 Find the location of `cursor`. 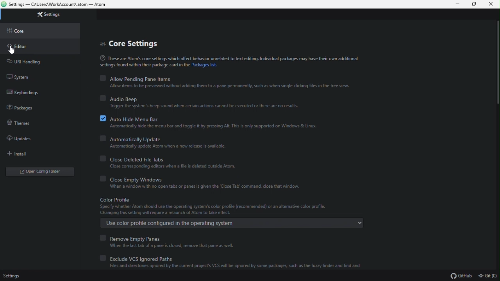

cursor is located at coordinates (14, 50).